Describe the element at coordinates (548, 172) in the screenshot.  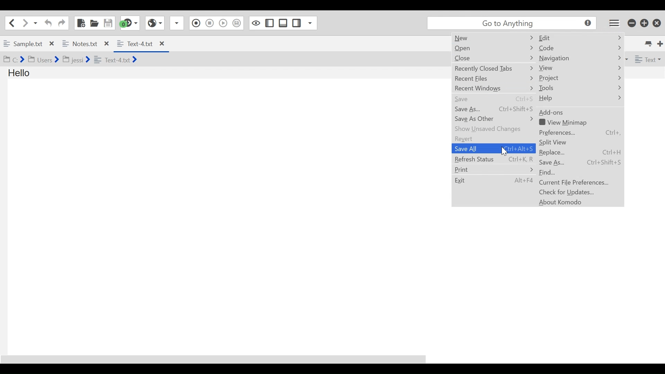
I see `Find` at that location.